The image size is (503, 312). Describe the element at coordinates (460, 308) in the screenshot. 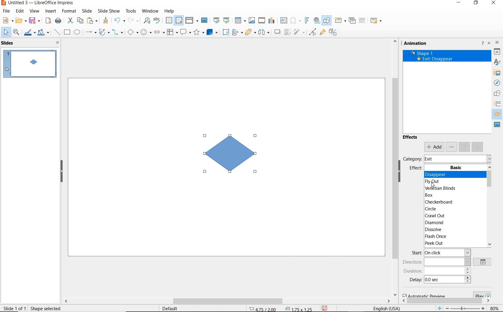

I see `zoom out or zoom in` at that location.